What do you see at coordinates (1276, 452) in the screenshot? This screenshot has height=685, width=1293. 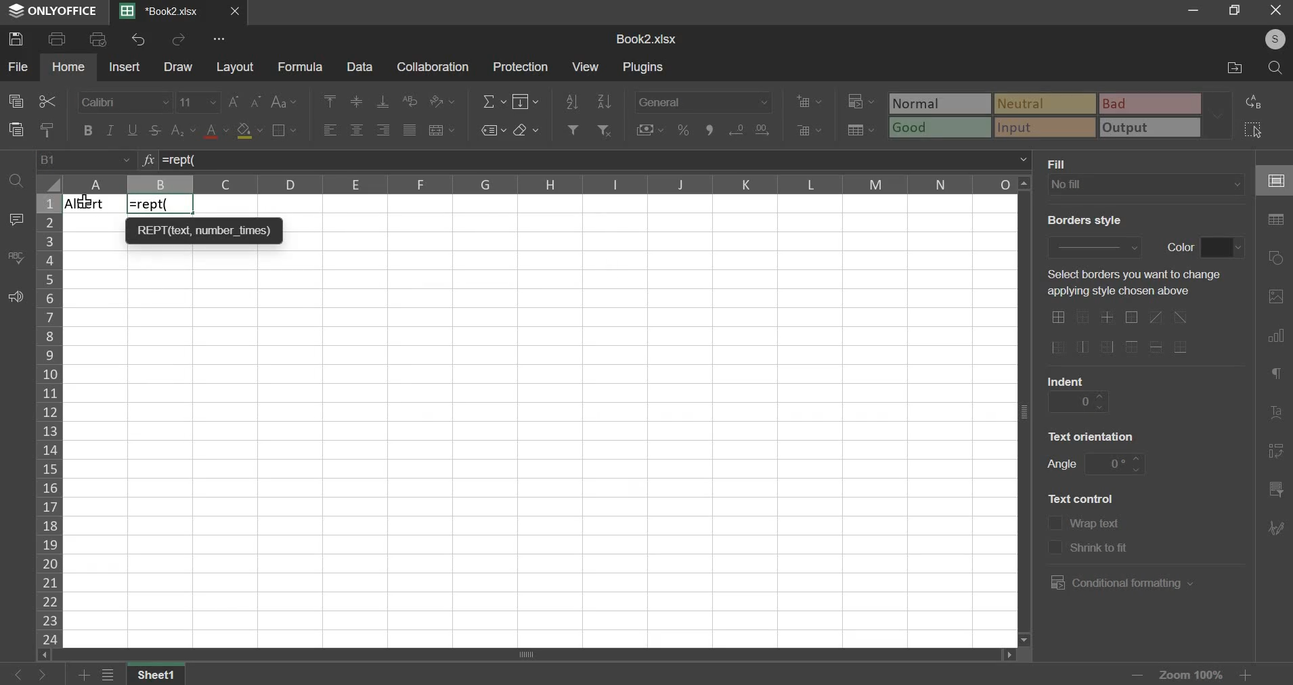 I see `pivot table settings` at bounding box center [1276, 452].